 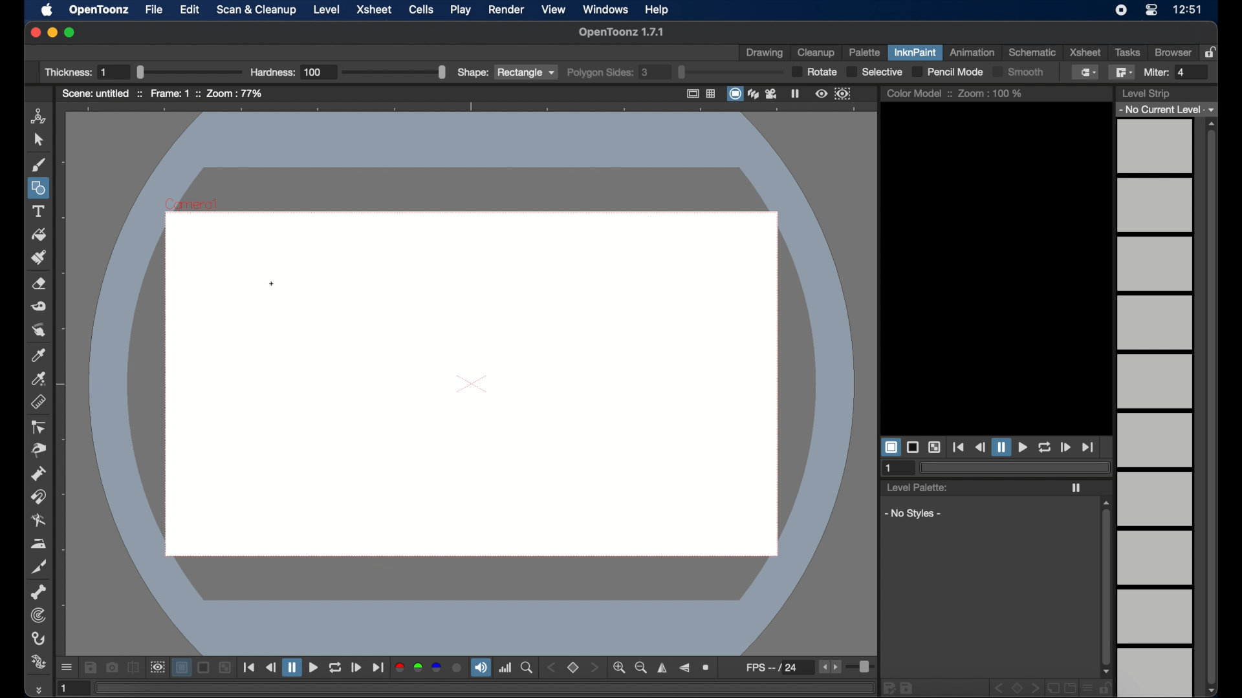 I want to click on 1, so click(x=71, y=688).